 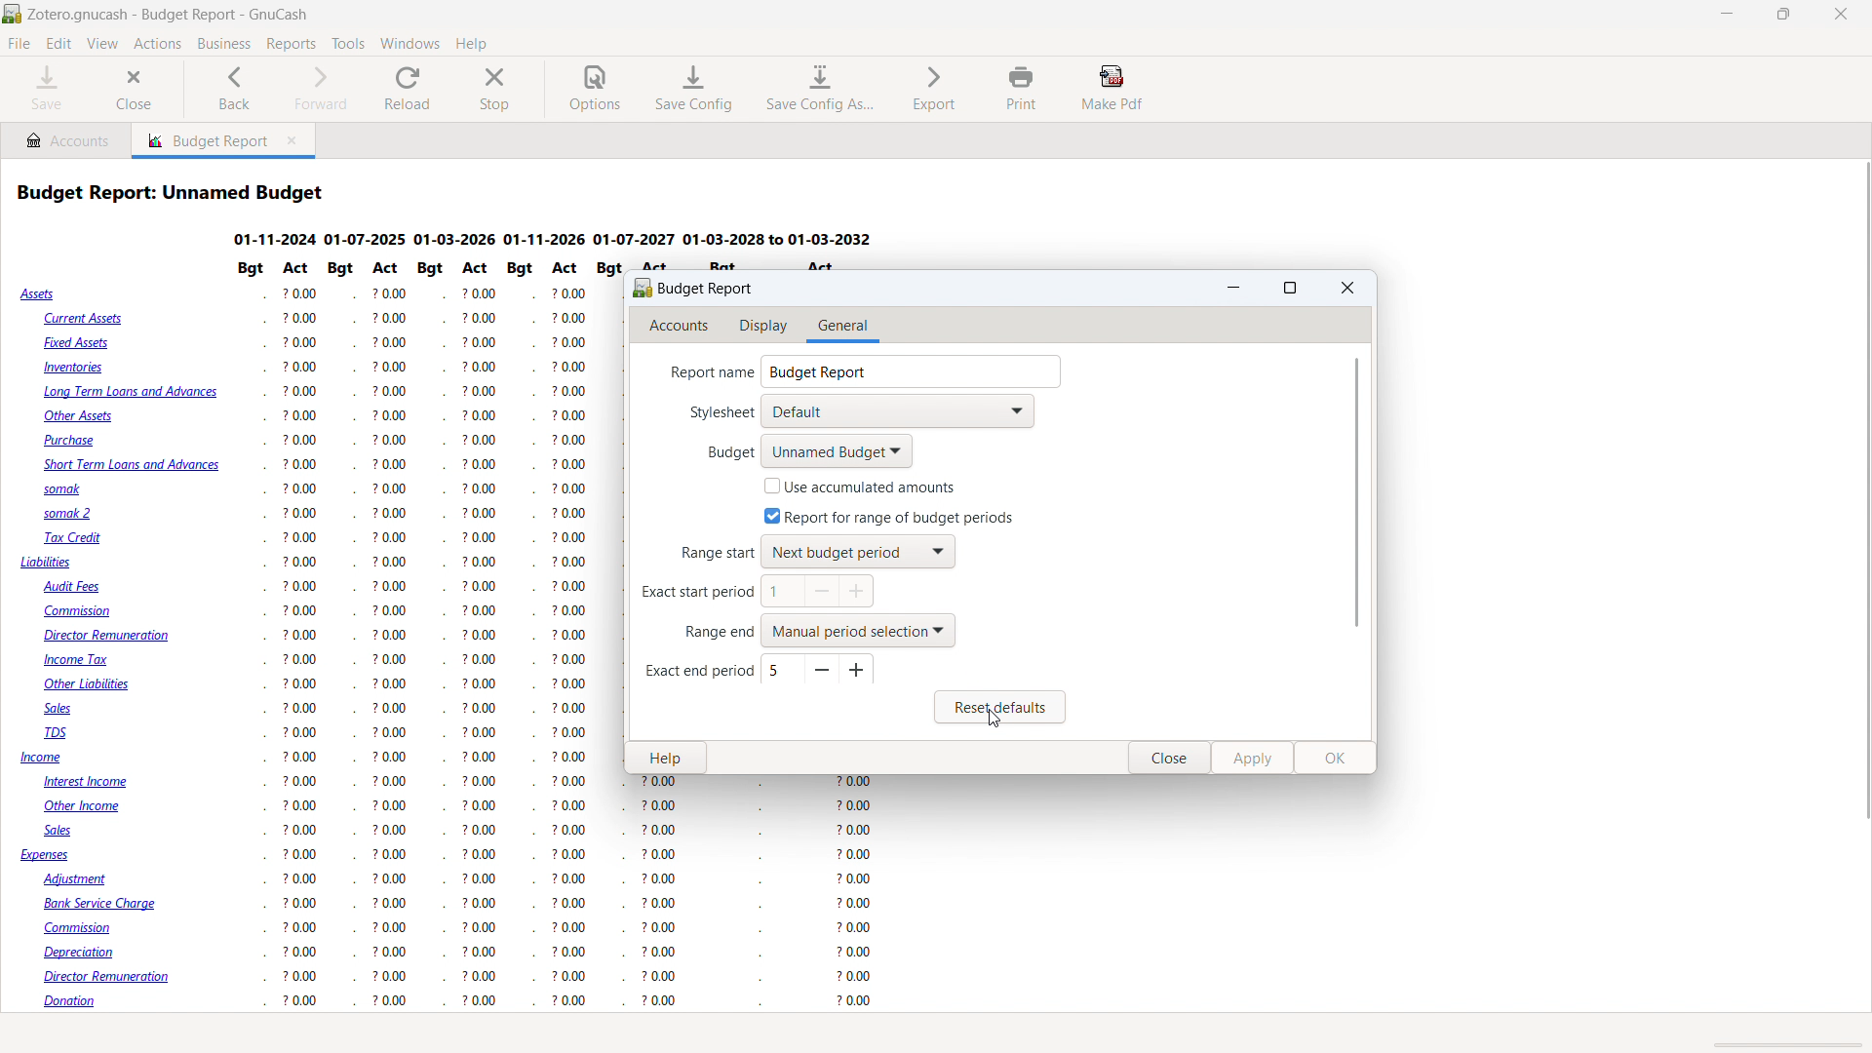 What do you see at coordinates (1729, 15) in the screenshot?
I see `minimize` at bounding box center [1729, 15].